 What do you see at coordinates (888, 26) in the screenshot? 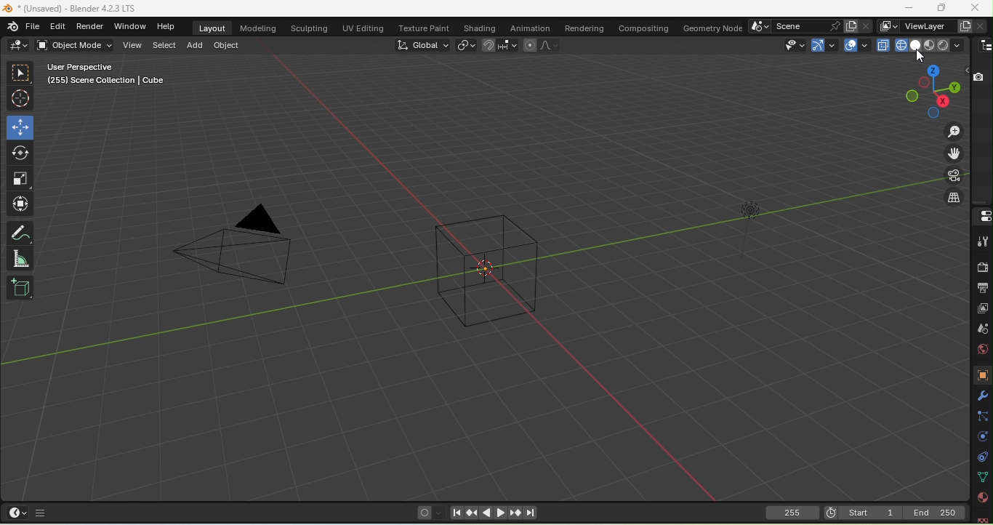
I see `The active workspace view layer showing in the window` at bounding box center [888, 26].